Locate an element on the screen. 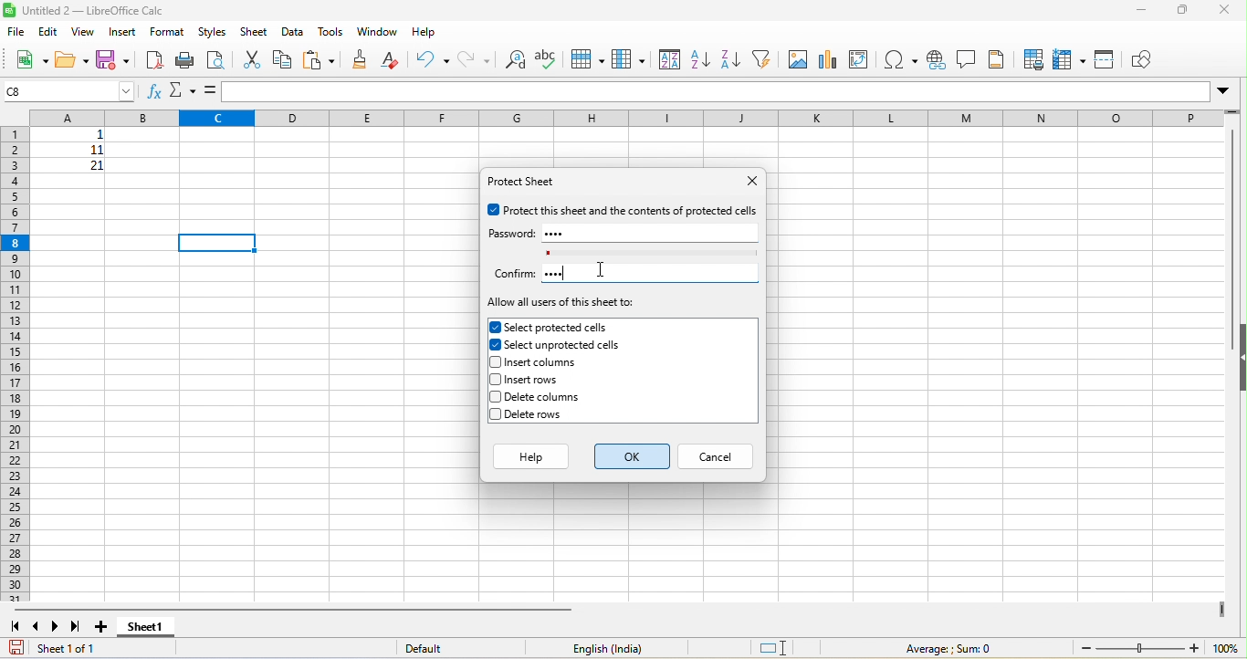 Image resolution: width=1247 pixels, height=659 pixels. help is located at coordinates (430, 32).